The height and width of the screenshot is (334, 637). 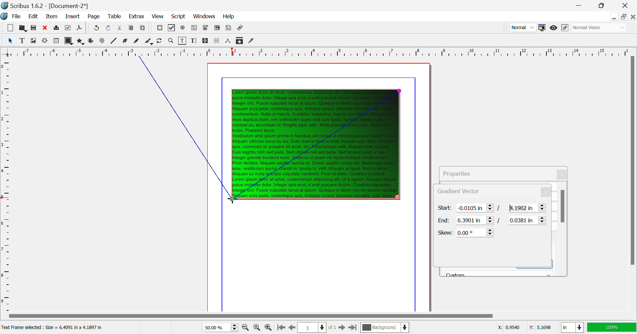 What do you see at coordinates (547, 192) in the screenshot?
I see `Close` at bounding box center [547, 192].